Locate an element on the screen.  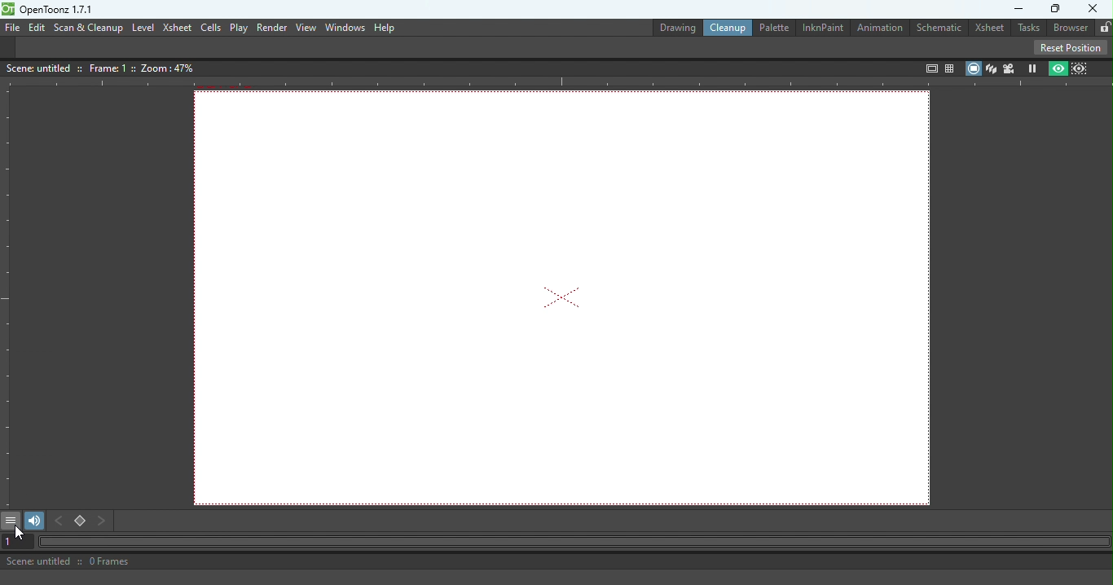
Status bar is located at coordinates (412, 561).